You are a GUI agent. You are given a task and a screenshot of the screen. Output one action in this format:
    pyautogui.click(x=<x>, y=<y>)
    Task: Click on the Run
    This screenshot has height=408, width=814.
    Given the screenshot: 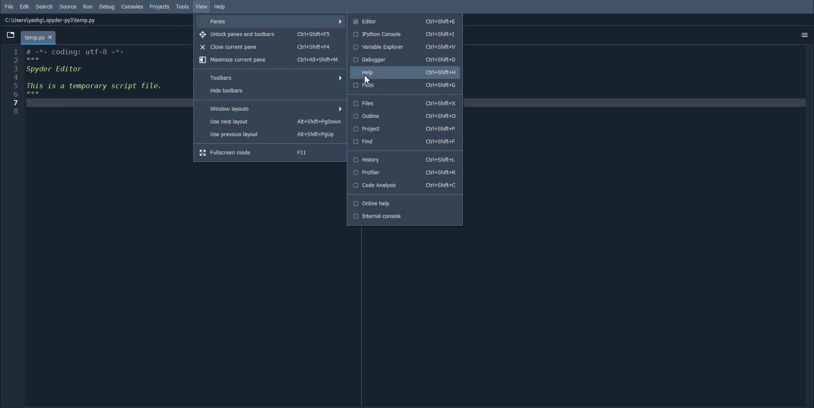 What is the action you would take?
    pyautogui.click(x=89, y=6)
    